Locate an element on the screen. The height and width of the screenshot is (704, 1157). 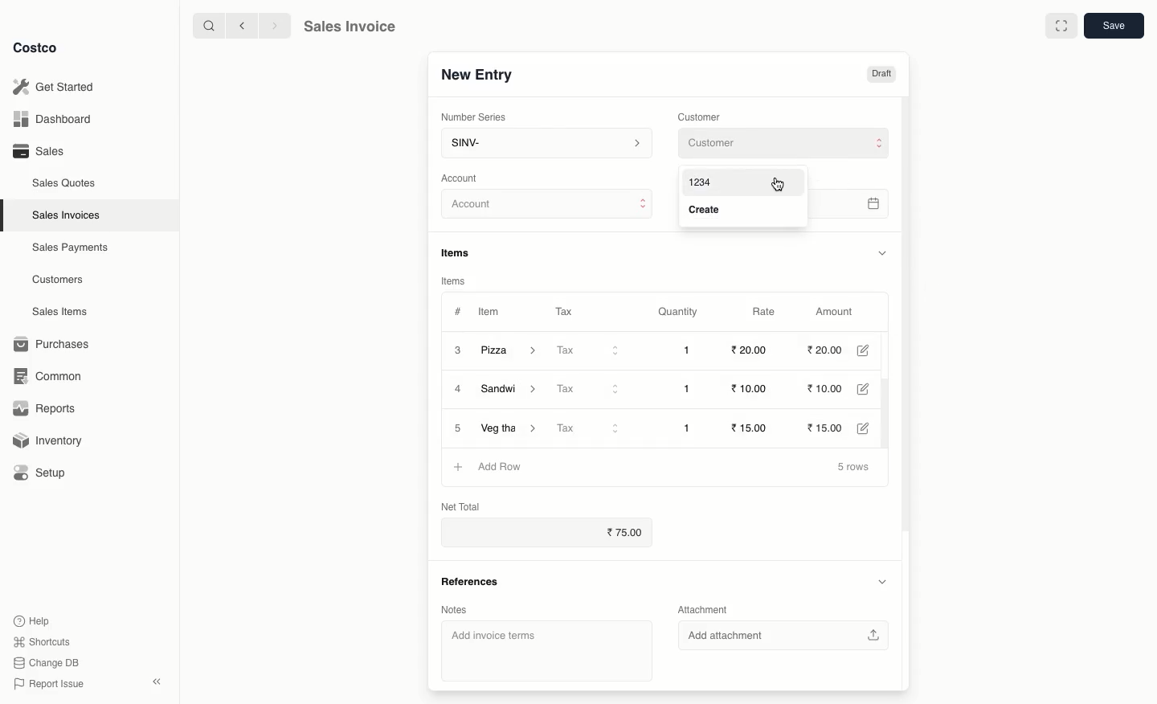
15.00 is located at coordinates (755, 427).